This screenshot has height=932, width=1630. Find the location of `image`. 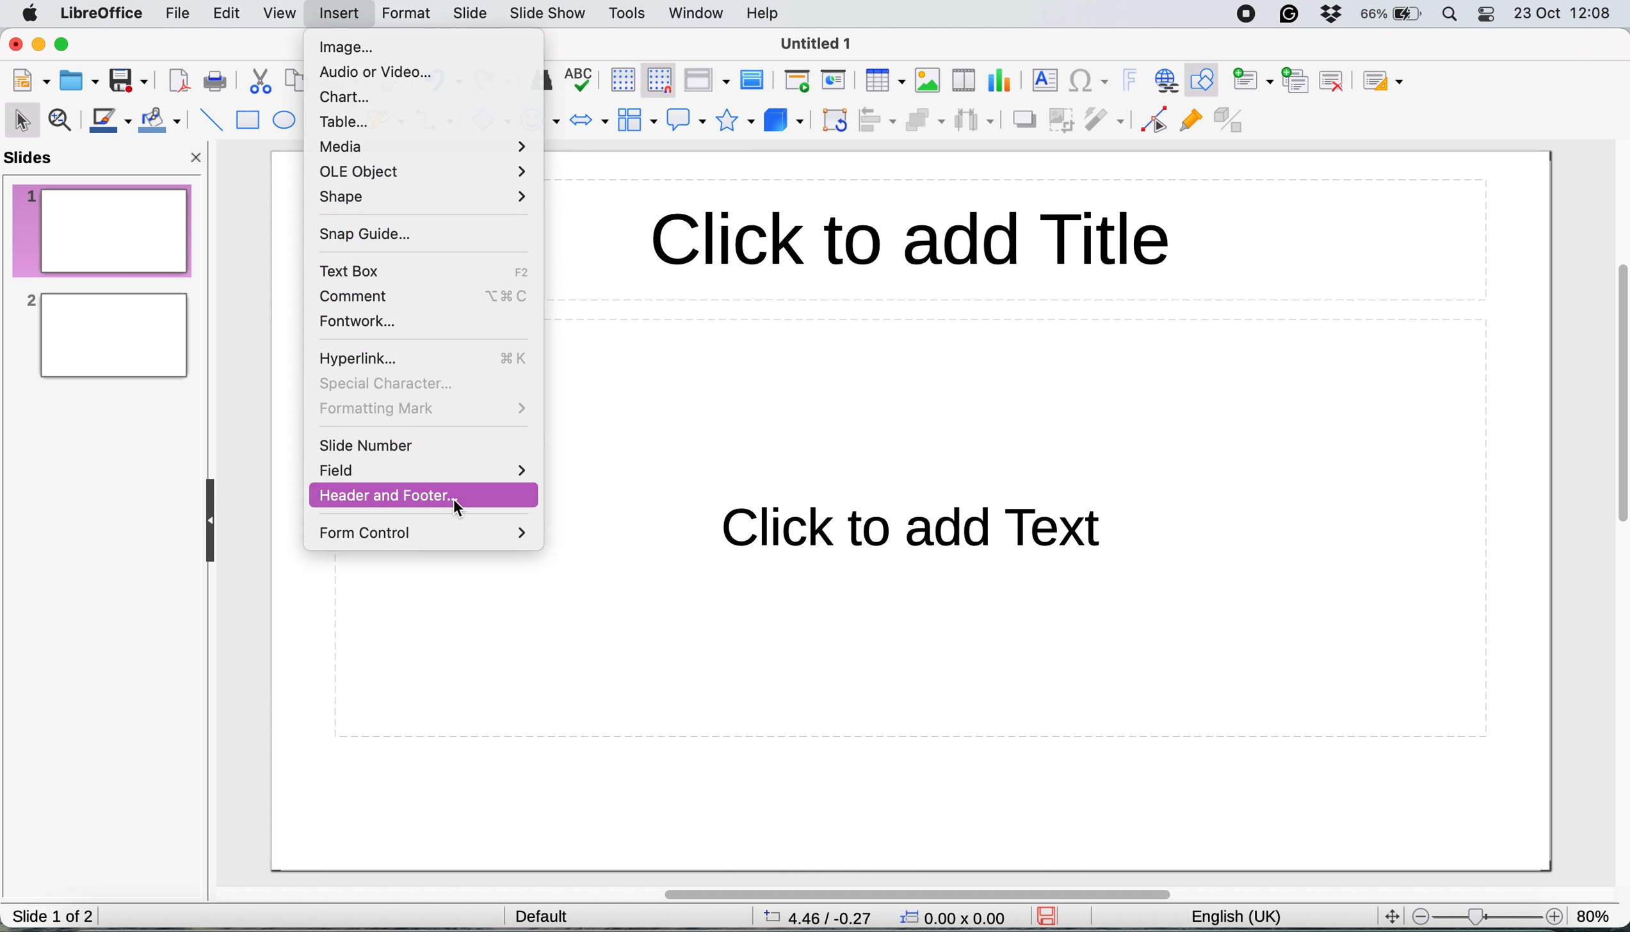

image is located at coordinates (352, 49).